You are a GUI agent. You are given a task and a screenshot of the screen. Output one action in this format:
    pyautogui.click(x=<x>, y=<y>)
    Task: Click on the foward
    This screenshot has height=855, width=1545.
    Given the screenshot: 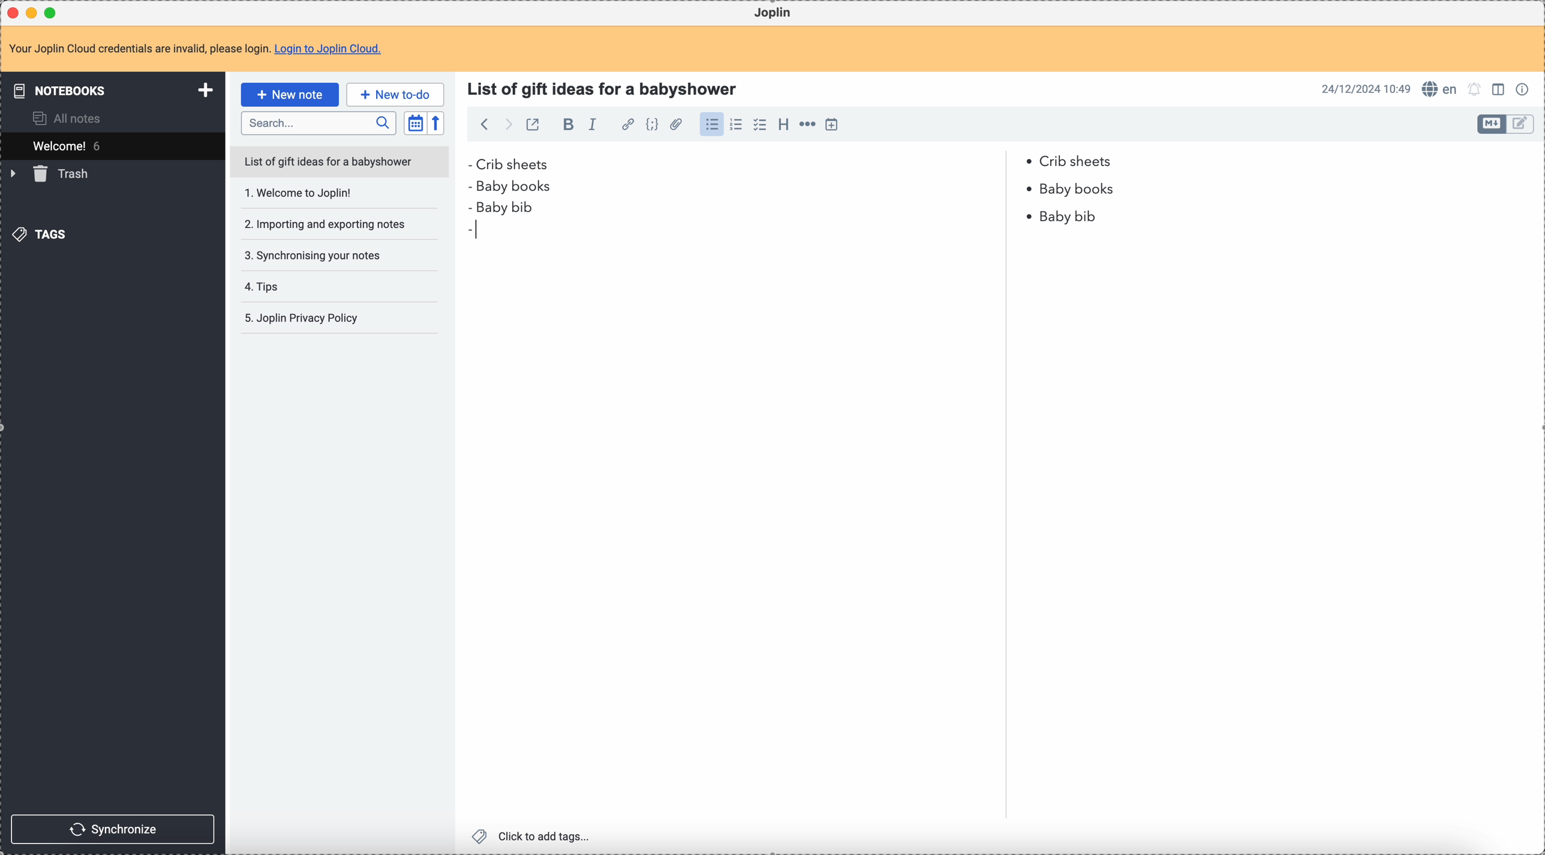 What is the action you would take?
    pyautogui.click(x=509, y=125)
    